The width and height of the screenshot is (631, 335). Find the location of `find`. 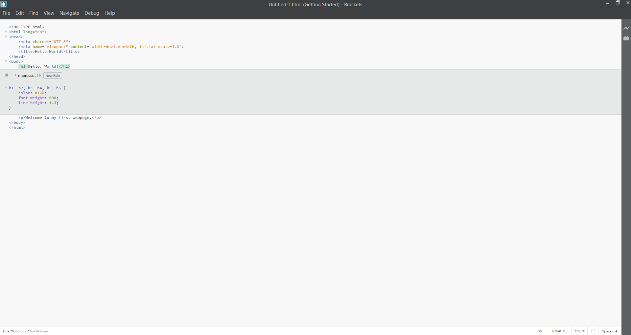

find is located at coordinates (34, 13).